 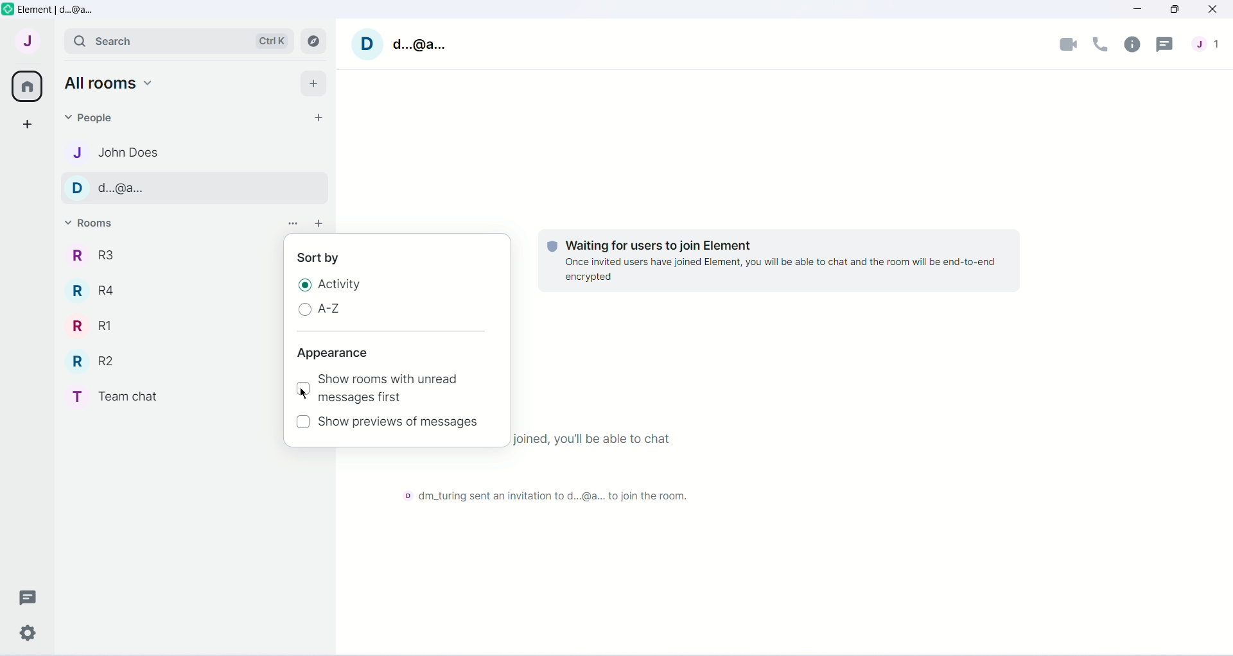 What do you see at coordinates (319, 258) in the screenshot?
I see `sort by` at bounding box center [319, 258].